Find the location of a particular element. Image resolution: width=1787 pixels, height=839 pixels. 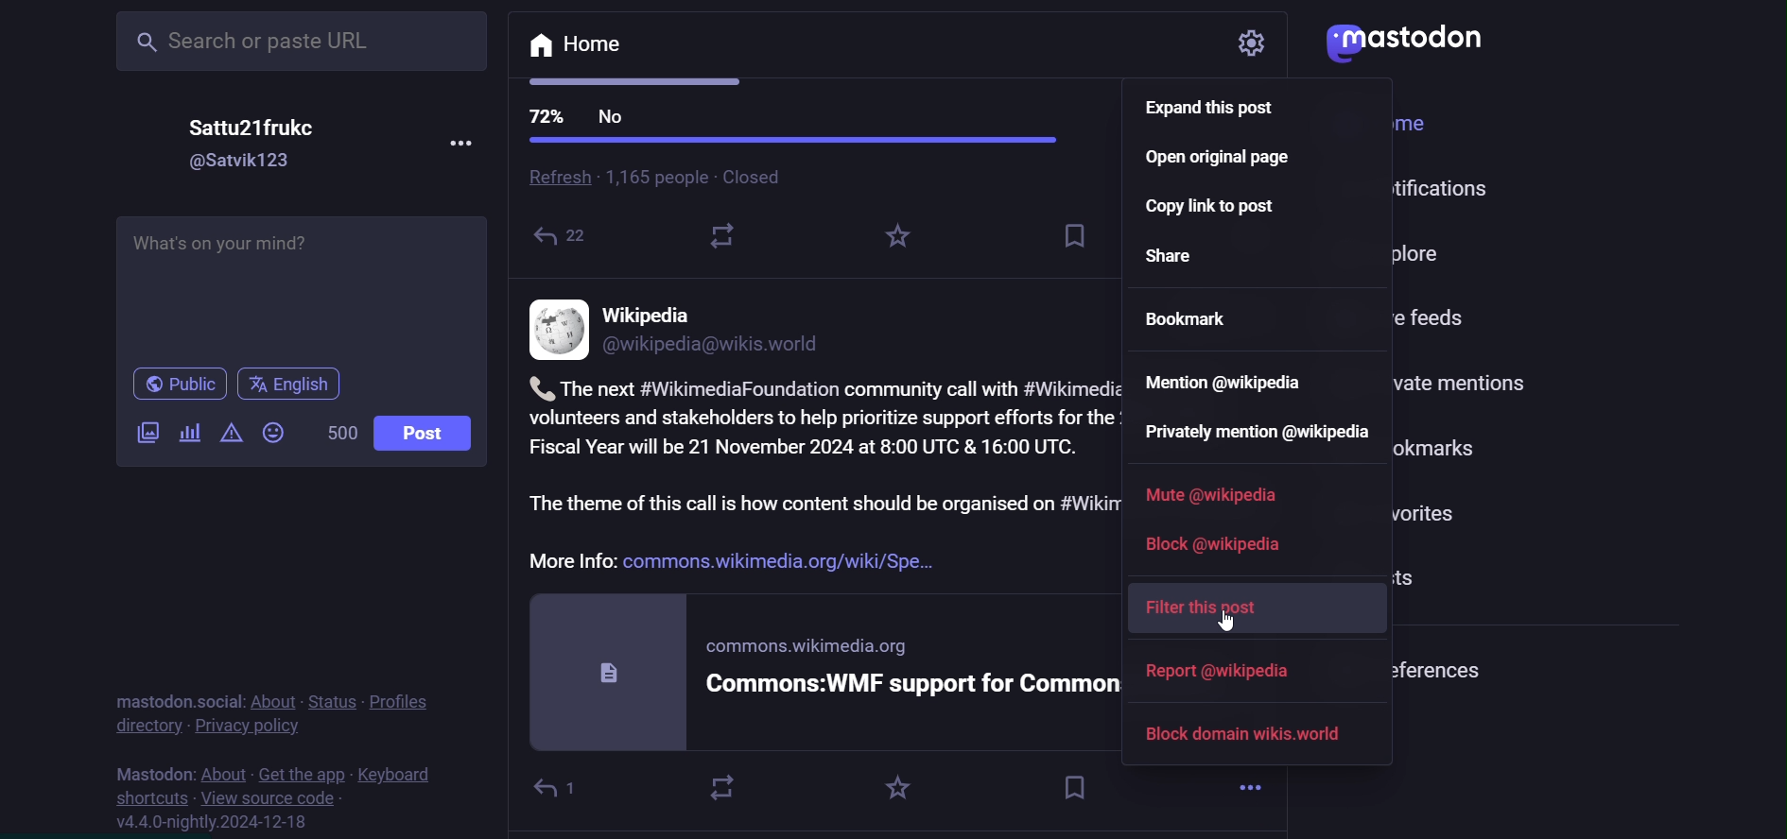

commons.wikimedia.org is located at coordinates (818, 647).